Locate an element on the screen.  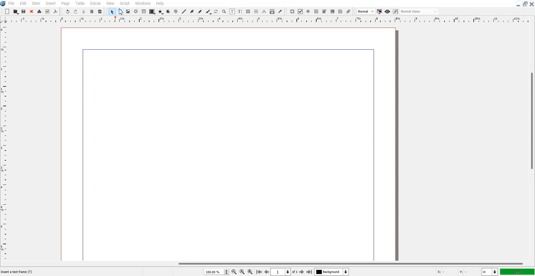
Preview mode is located at coordinates (388, 11).